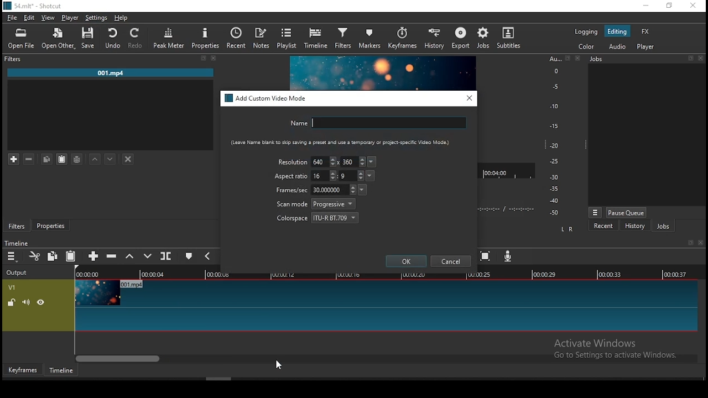 Image resolution: width=708 pixels, height=398 pixels. What do you see at coordinates (689, 243) in the screenshot?
I see `restore` at bounding box center [689, 243].